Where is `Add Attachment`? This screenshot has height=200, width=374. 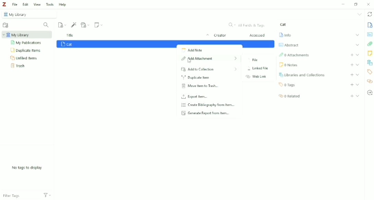
Add Attachment is located at coordinates (209, 59).